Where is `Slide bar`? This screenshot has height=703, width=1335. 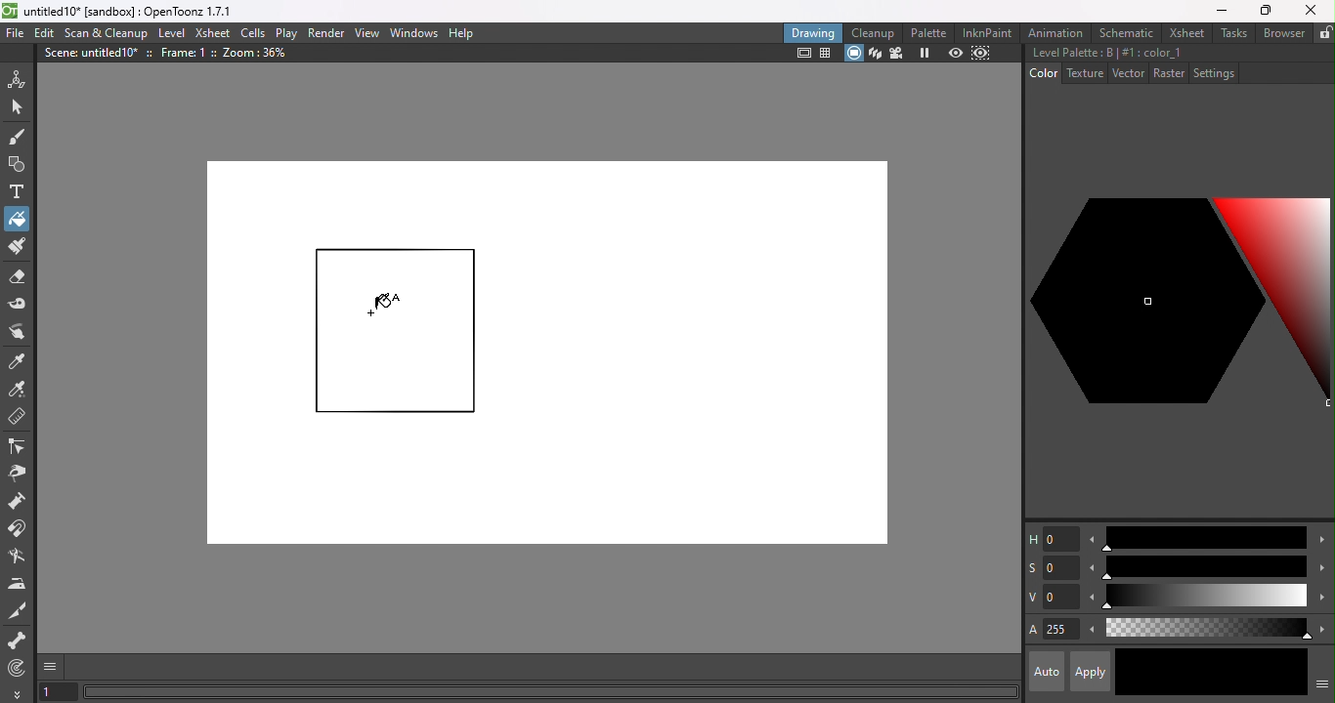
Slide bar is located at coordinates (1204, 598).